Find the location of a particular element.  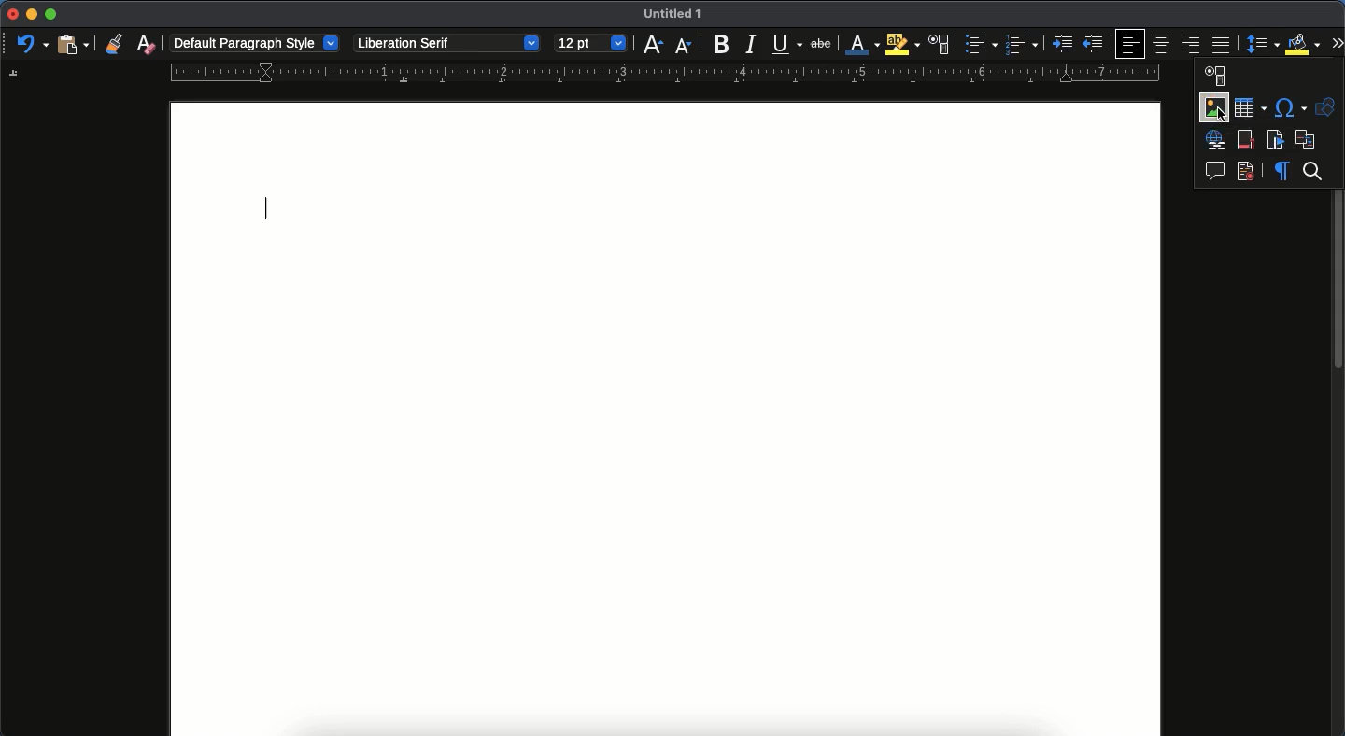

hyperlink is located at coordinates (1212, 140).